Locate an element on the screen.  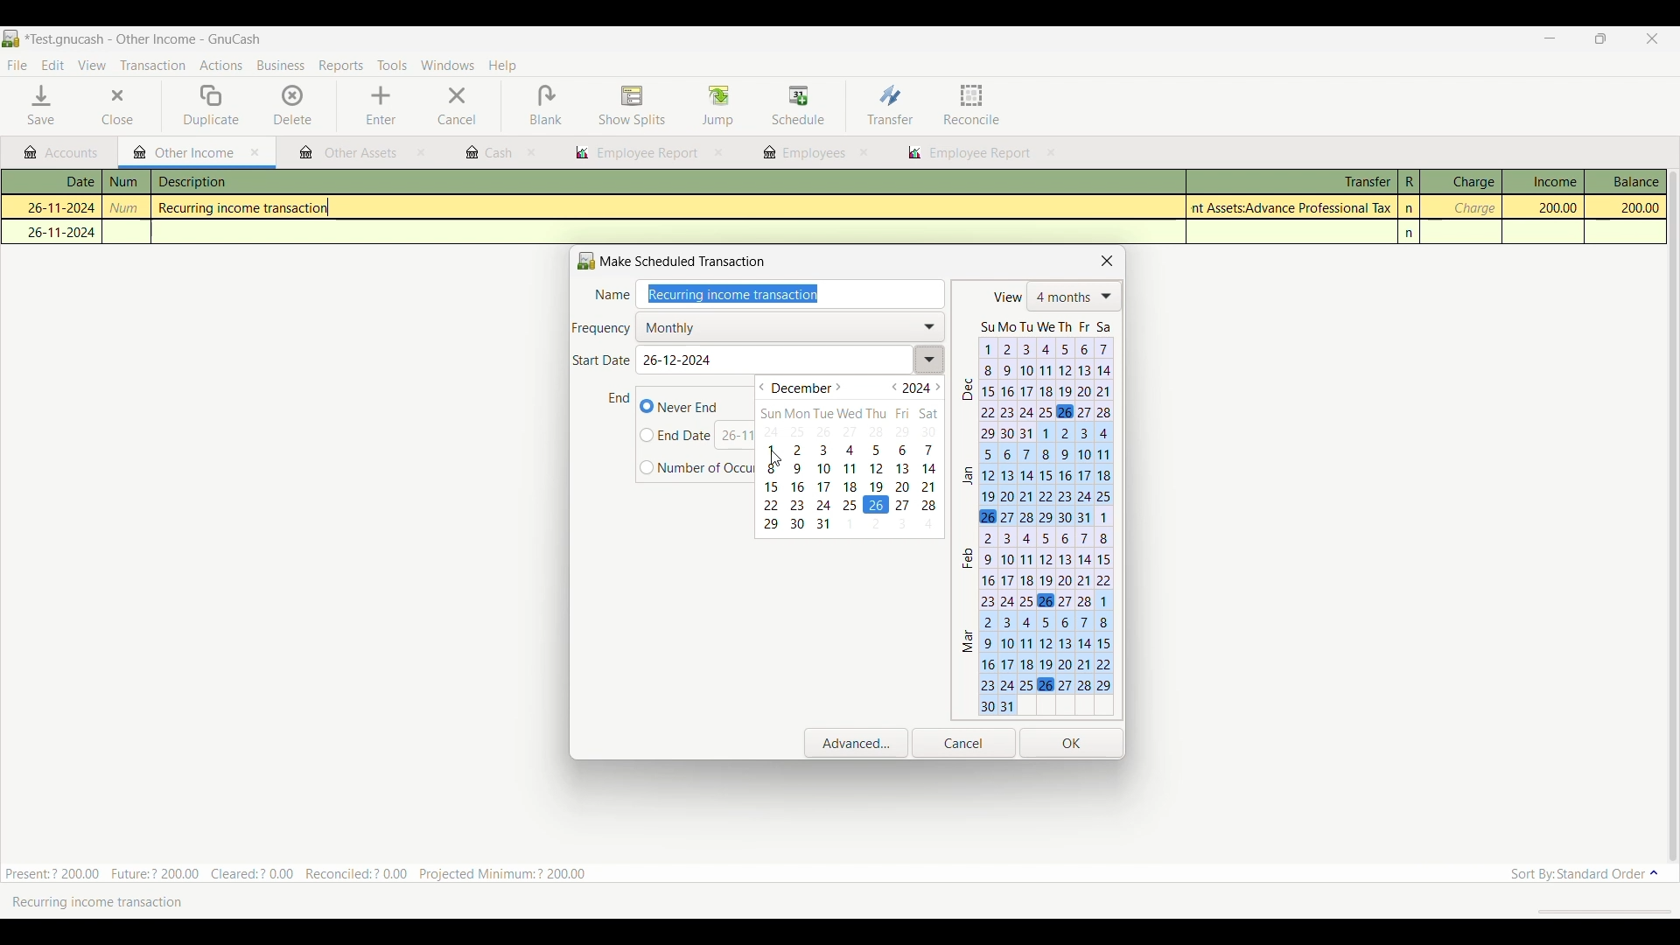
Recurring income transaction is located at coordinates (250, 208).